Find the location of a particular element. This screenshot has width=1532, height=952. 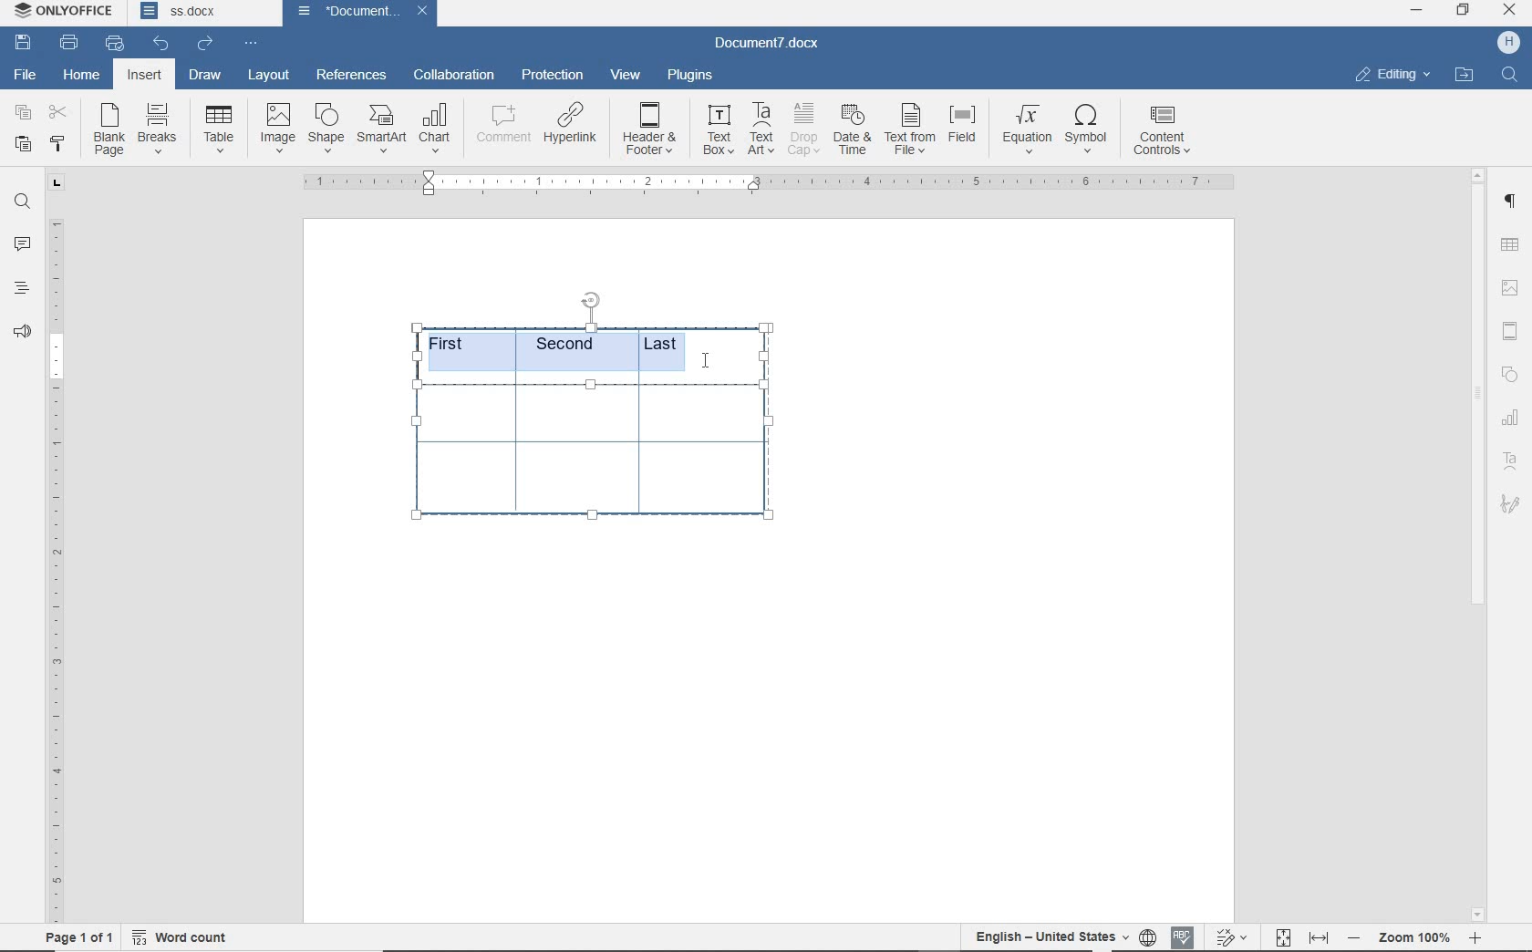

blank page is located at coordinates (109, 132).